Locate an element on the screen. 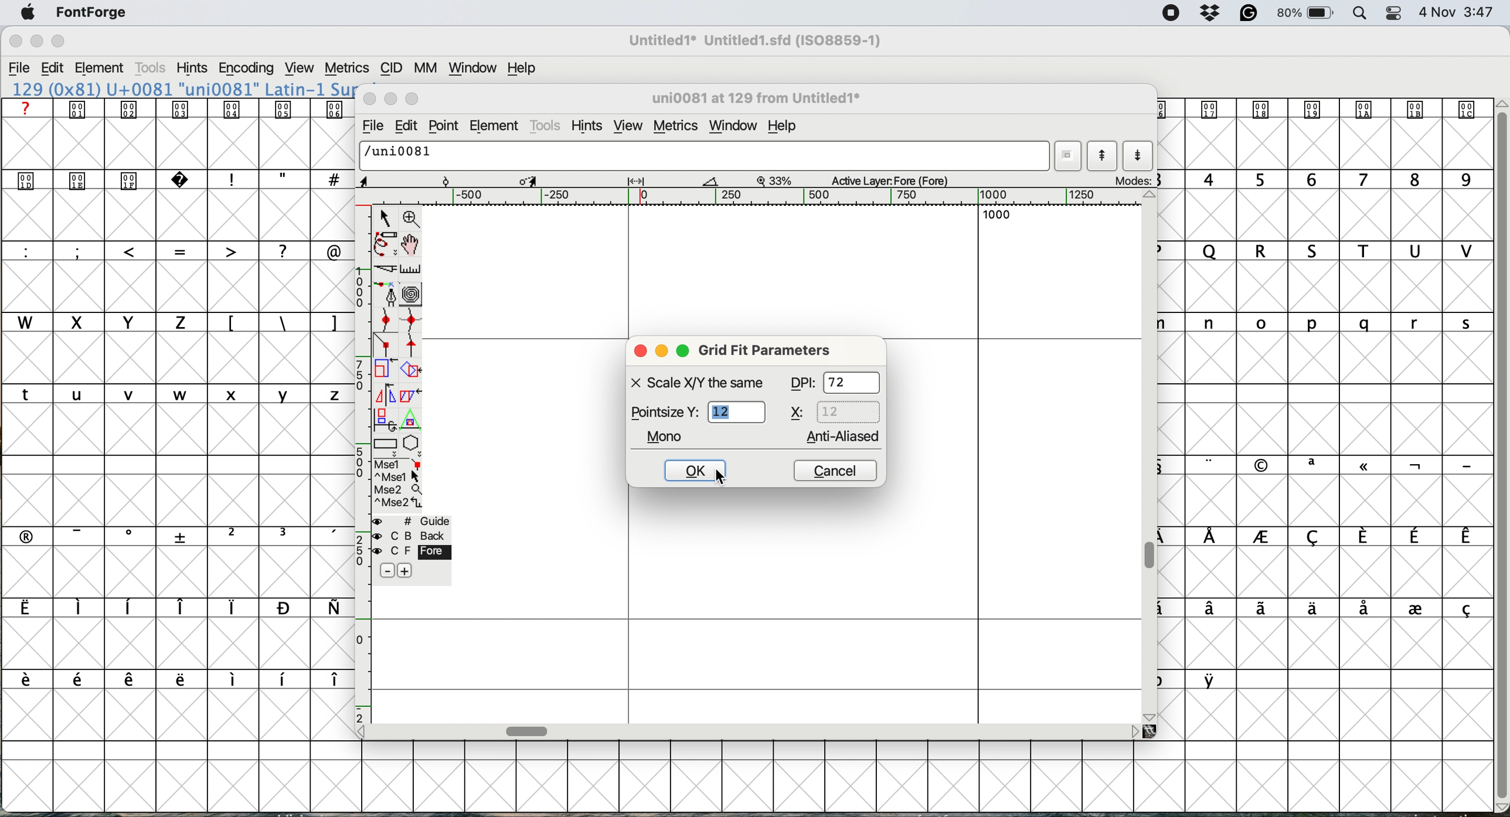 Image resolution: width=1510 pixels, height=817 pixels. maximise is located at coordinates (411, 99).